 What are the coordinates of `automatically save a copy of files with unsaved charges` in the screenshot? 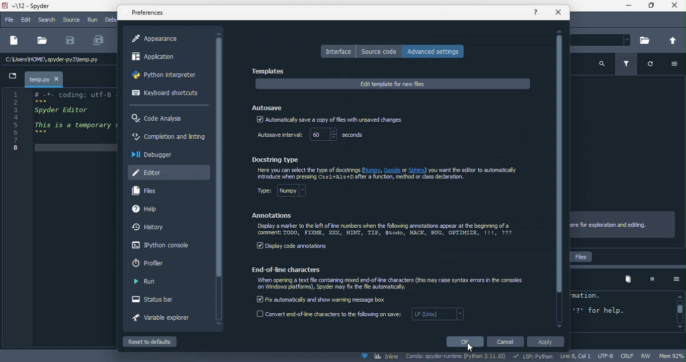 It's located at (329, 121).